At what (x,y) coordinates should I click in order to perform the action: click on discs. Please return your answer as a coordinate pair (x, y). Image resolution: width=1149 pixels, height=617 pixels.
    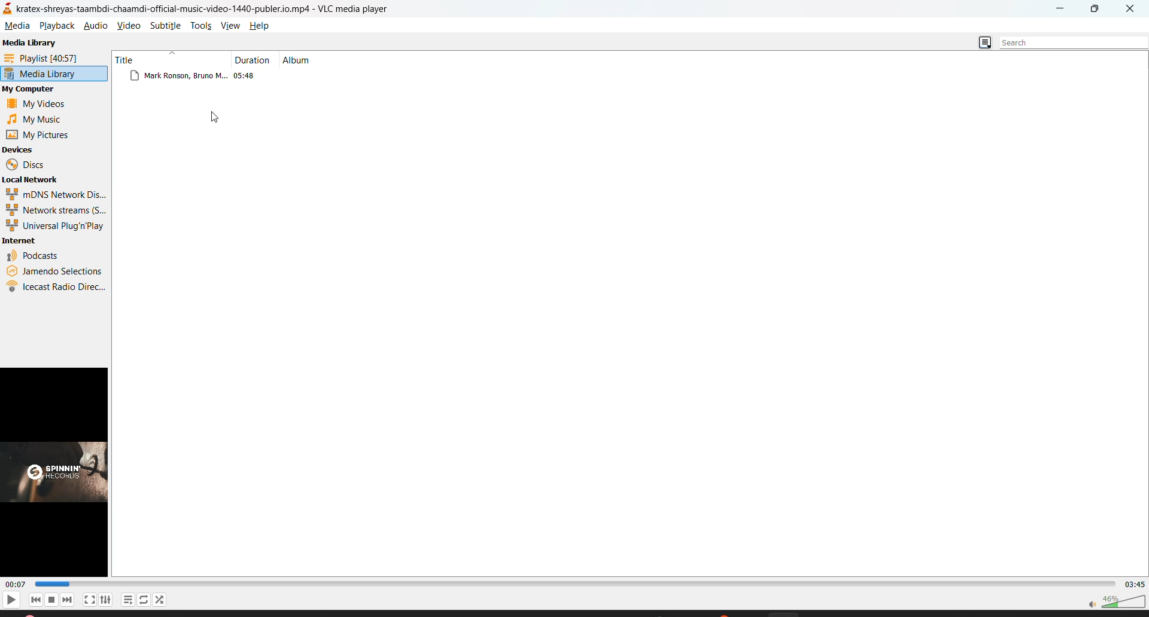
    Looking at the image, I should click on (28, 165).